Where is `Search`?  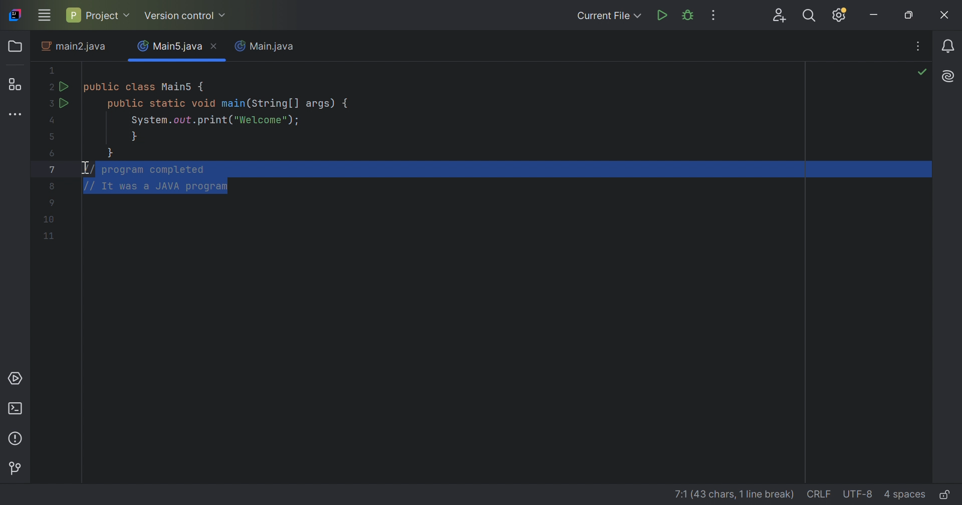
Search is located at coordinates (812, 16).